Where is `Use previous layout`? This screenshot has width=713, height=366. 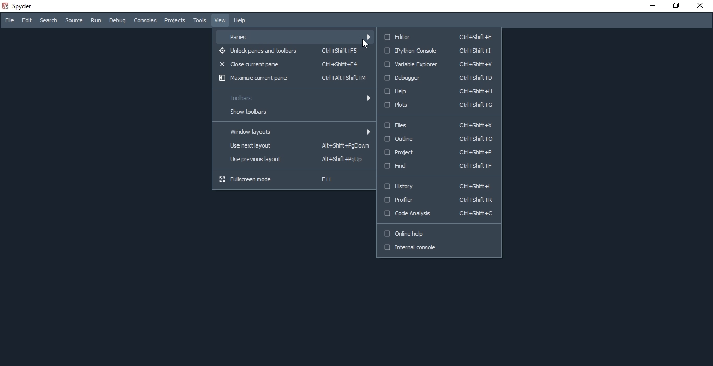 Use previous layout is located at coordinates (293, 160).